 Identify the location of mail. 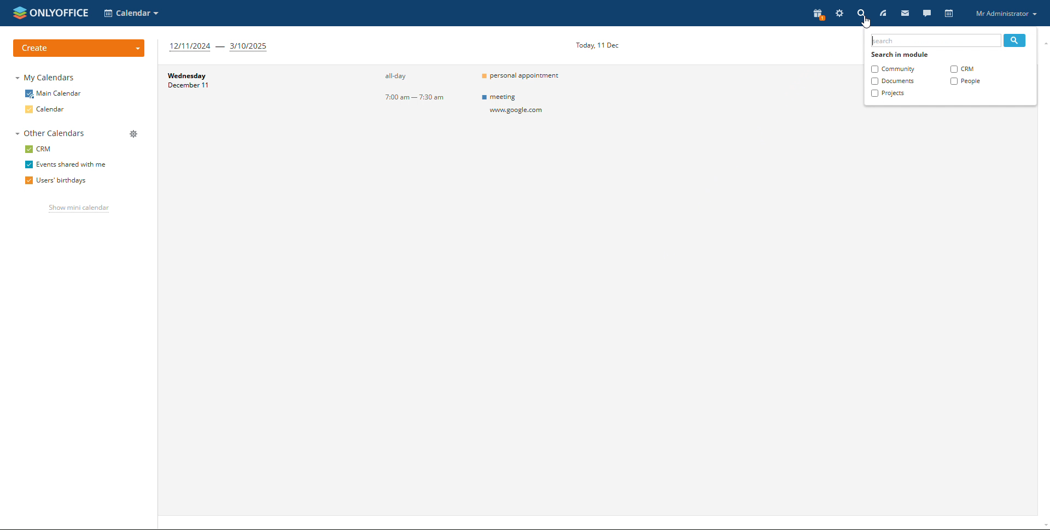
(904, 13).